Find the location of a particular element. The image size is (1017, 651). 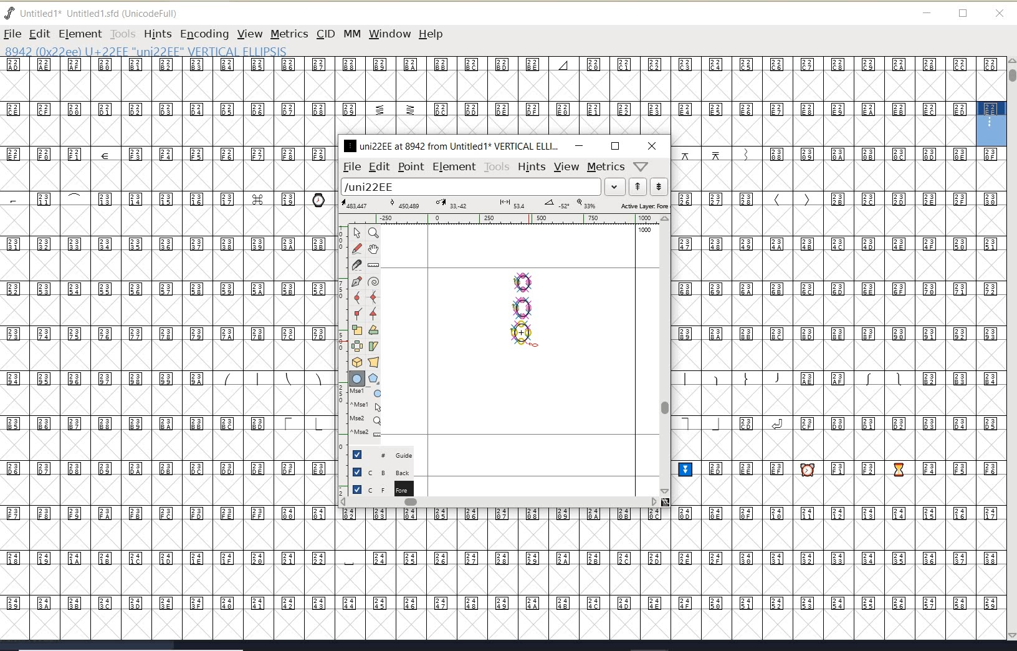

mm is located at coordinates (351, 32).